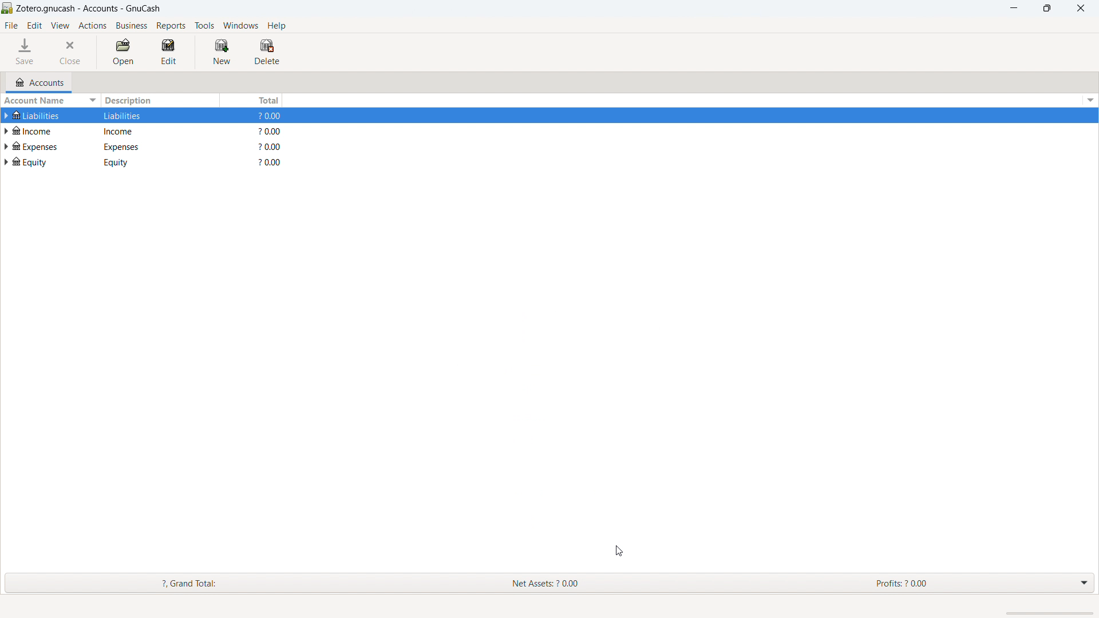 Image resolution: width=1099 pixels, height=618 pixels. I want to click on cursor, so click(618, 550).